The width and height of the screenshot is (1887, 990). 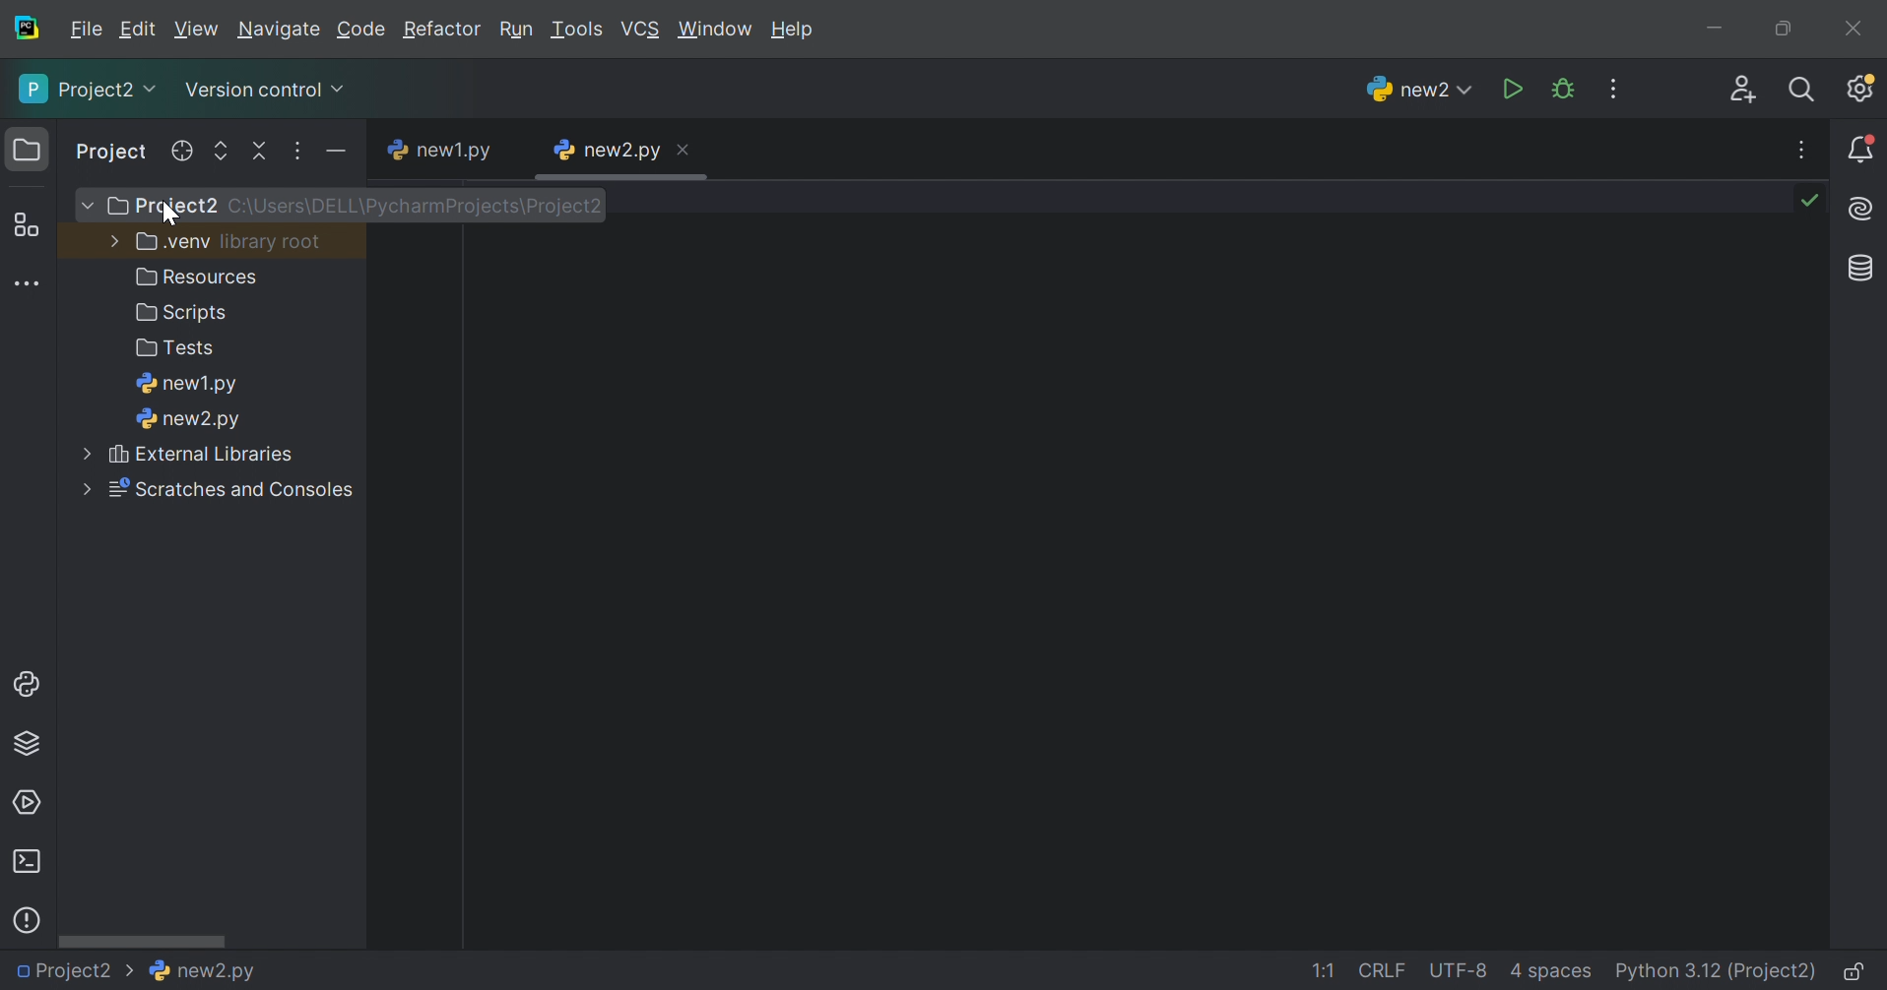 I want to click on More, so click(x=82, y=491).